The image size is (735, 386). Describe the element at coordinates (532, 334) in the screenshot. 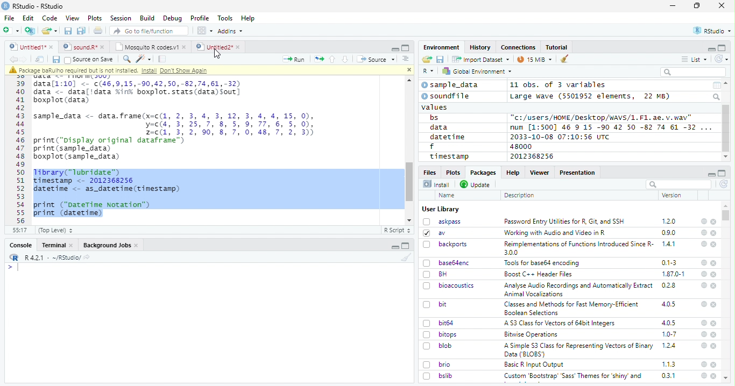

I see `Bitwise Operations` at that location.